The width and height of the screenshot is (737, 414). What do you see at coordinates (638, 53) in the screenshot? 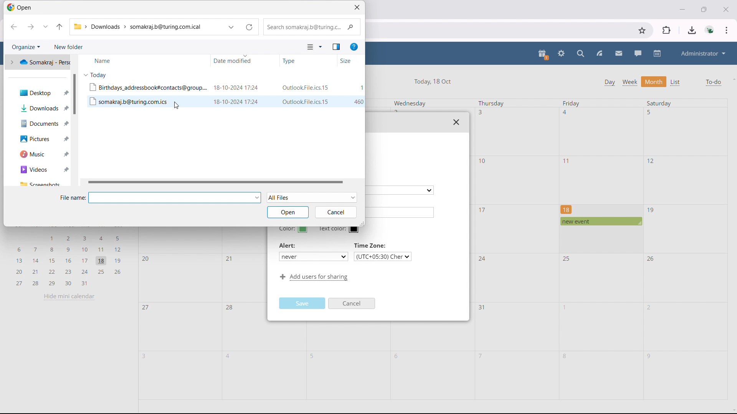
I see `talk` at bounding box center [638, 53].